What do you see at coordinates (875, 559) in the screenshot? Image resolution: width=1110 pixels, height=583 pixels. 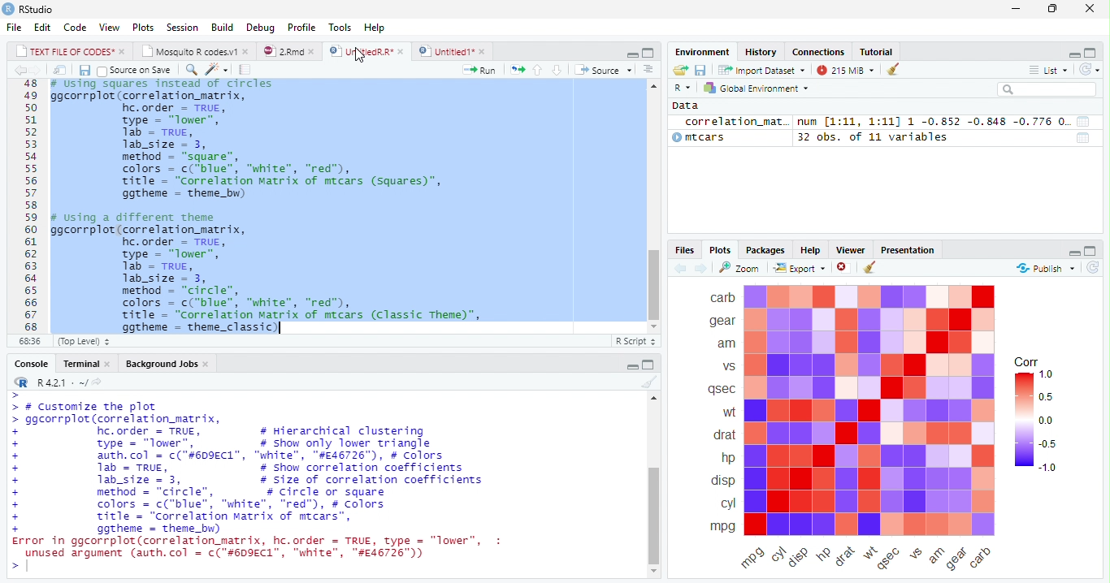 I see `mpg cyl disp hp drat wt qsec vs am gear carb` at bounding box center [875, 559].